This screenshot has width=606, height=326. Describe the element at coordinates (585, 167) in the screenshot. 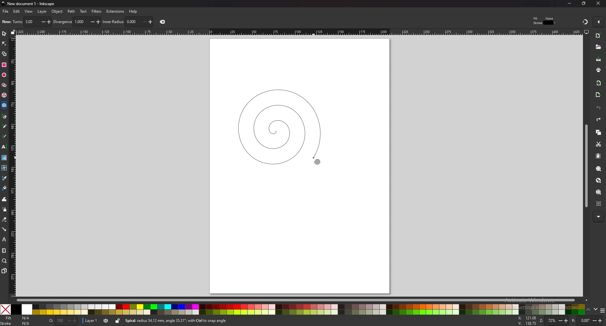

I see `scroll bar` at that location.